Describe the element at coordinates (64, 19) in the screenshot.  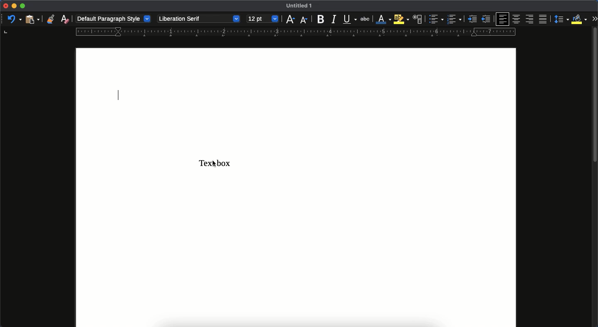
I see `clear formatting` at that location.